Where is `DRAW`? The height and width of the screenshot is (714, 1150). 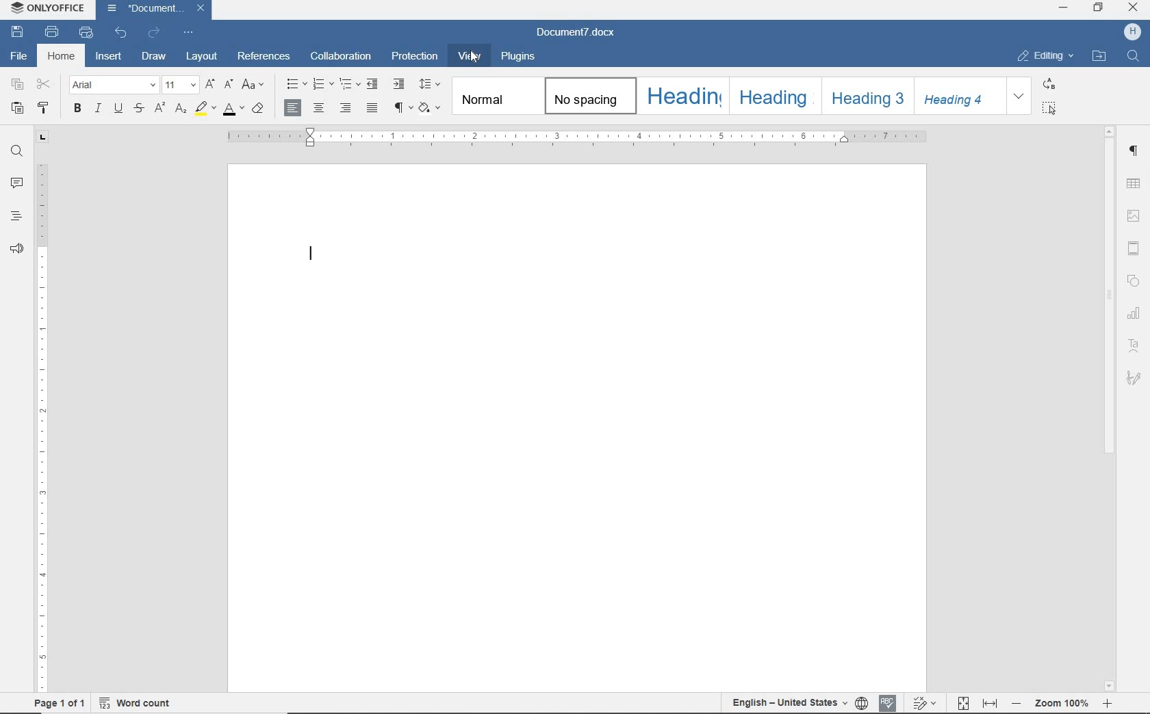 DRAW is located at coordinates (154, 59).